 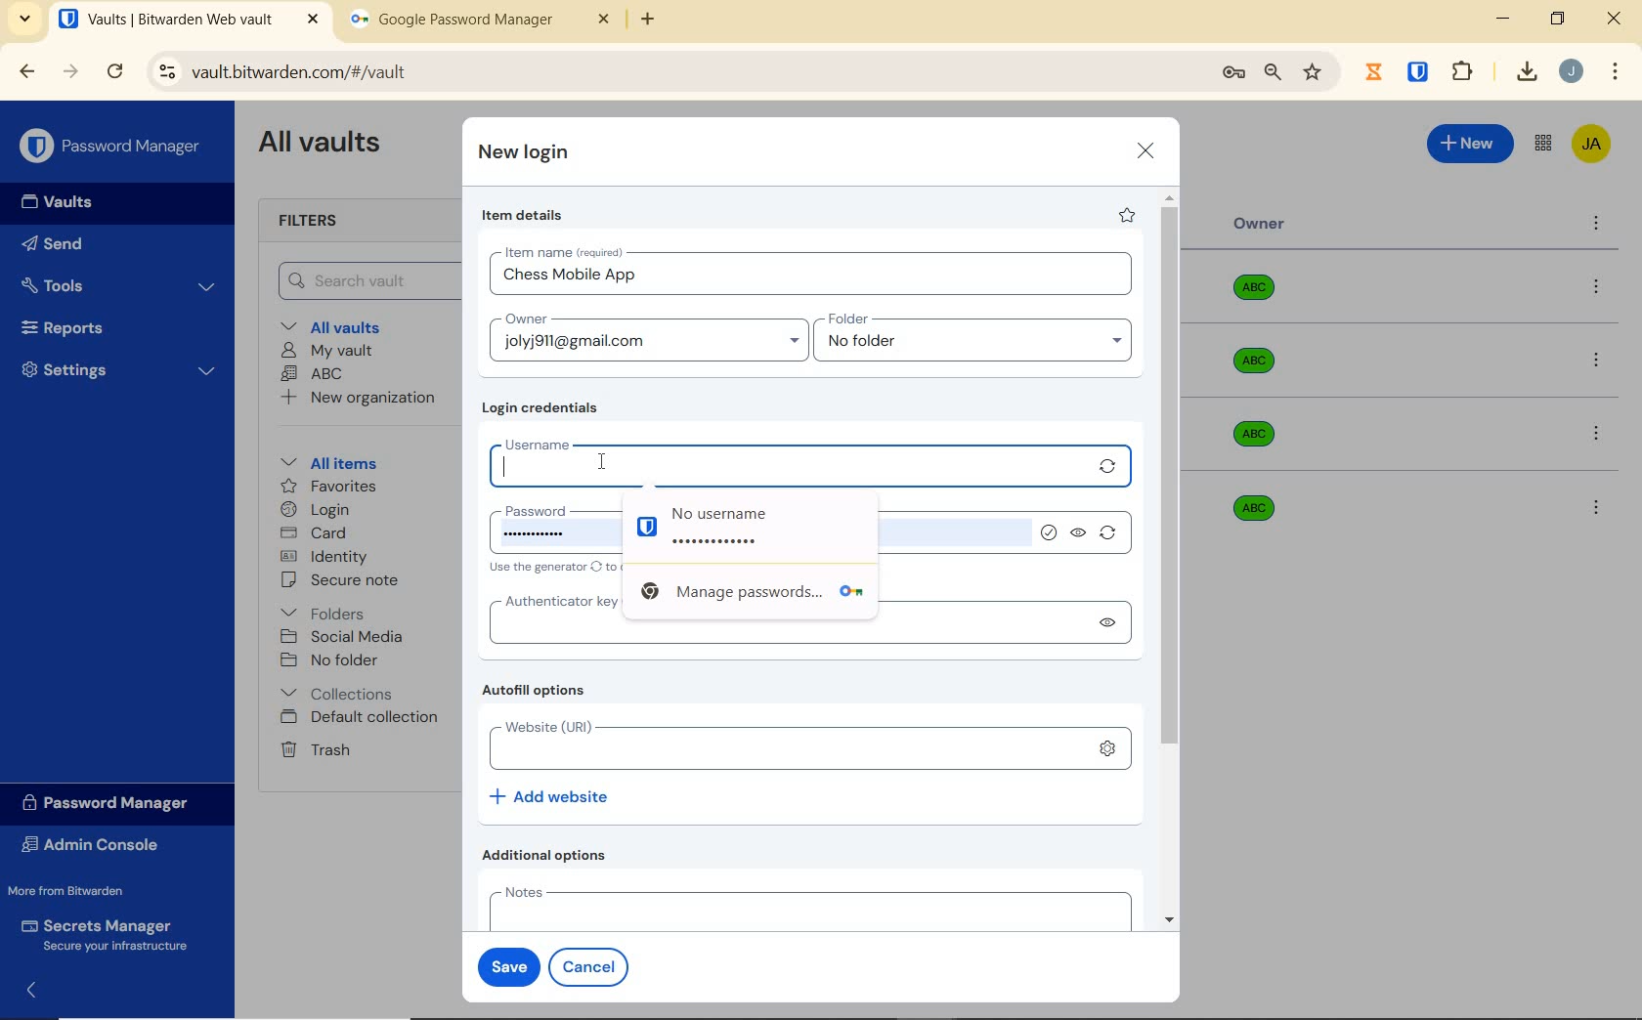 I want to click on address bar, so click(x=673, y=73).